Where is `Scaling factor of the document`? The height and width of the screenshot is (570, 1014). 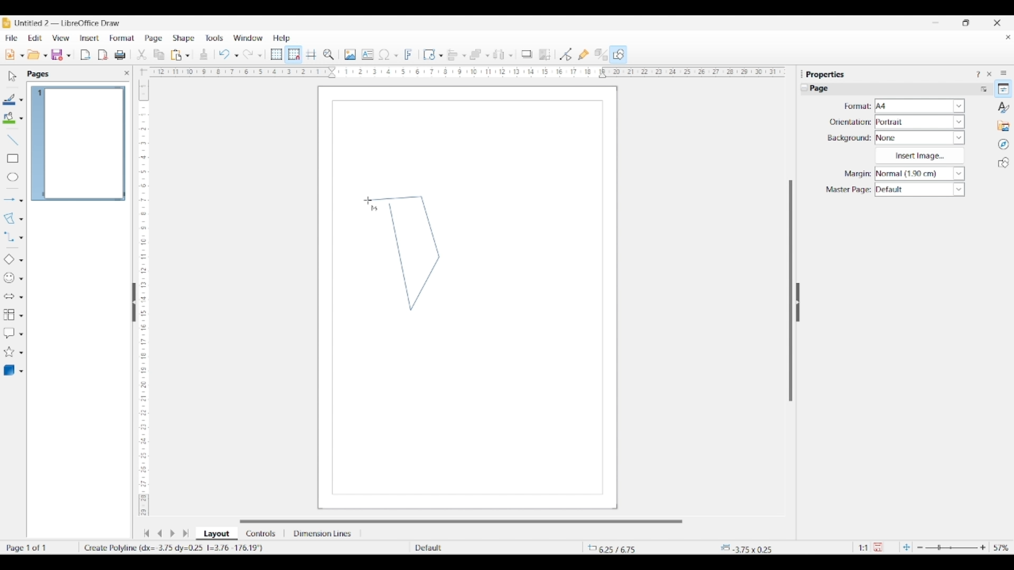 Scaling factor of the document is located at coordinates (863, 548).